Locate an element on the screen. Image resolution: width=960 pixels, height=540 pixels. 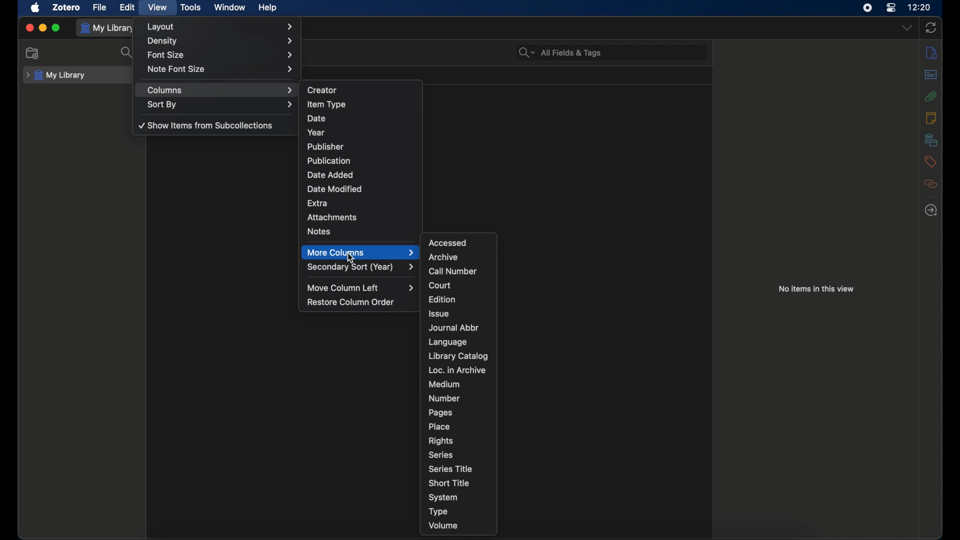
system is located at coordinates (443, 497).